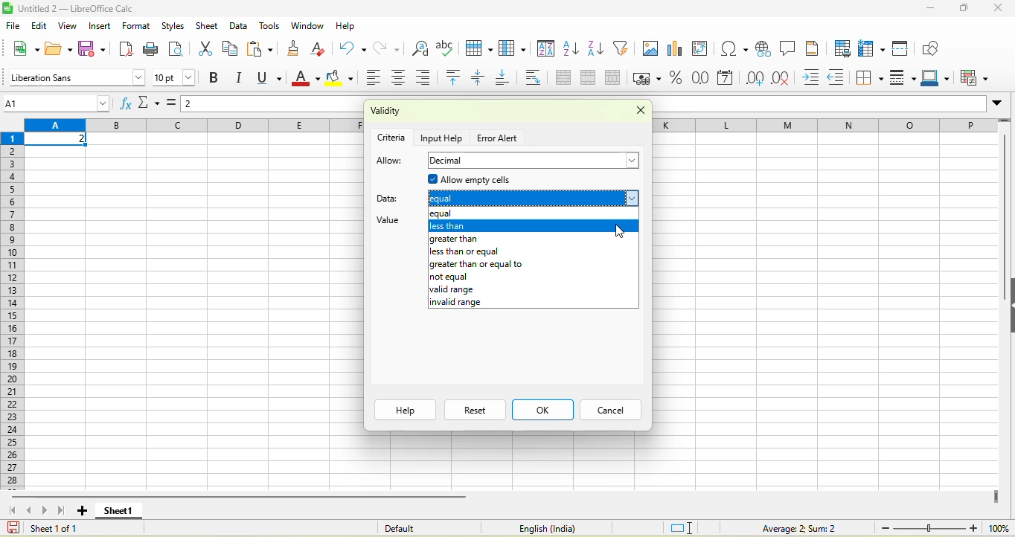 This screenshot has width=1015, height=537. I want to click on conditional, so click(976, 77).